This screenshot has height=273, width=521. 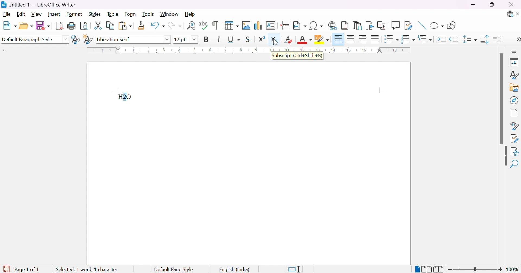 I want to click on Insert field, so click(x=300, y=26).